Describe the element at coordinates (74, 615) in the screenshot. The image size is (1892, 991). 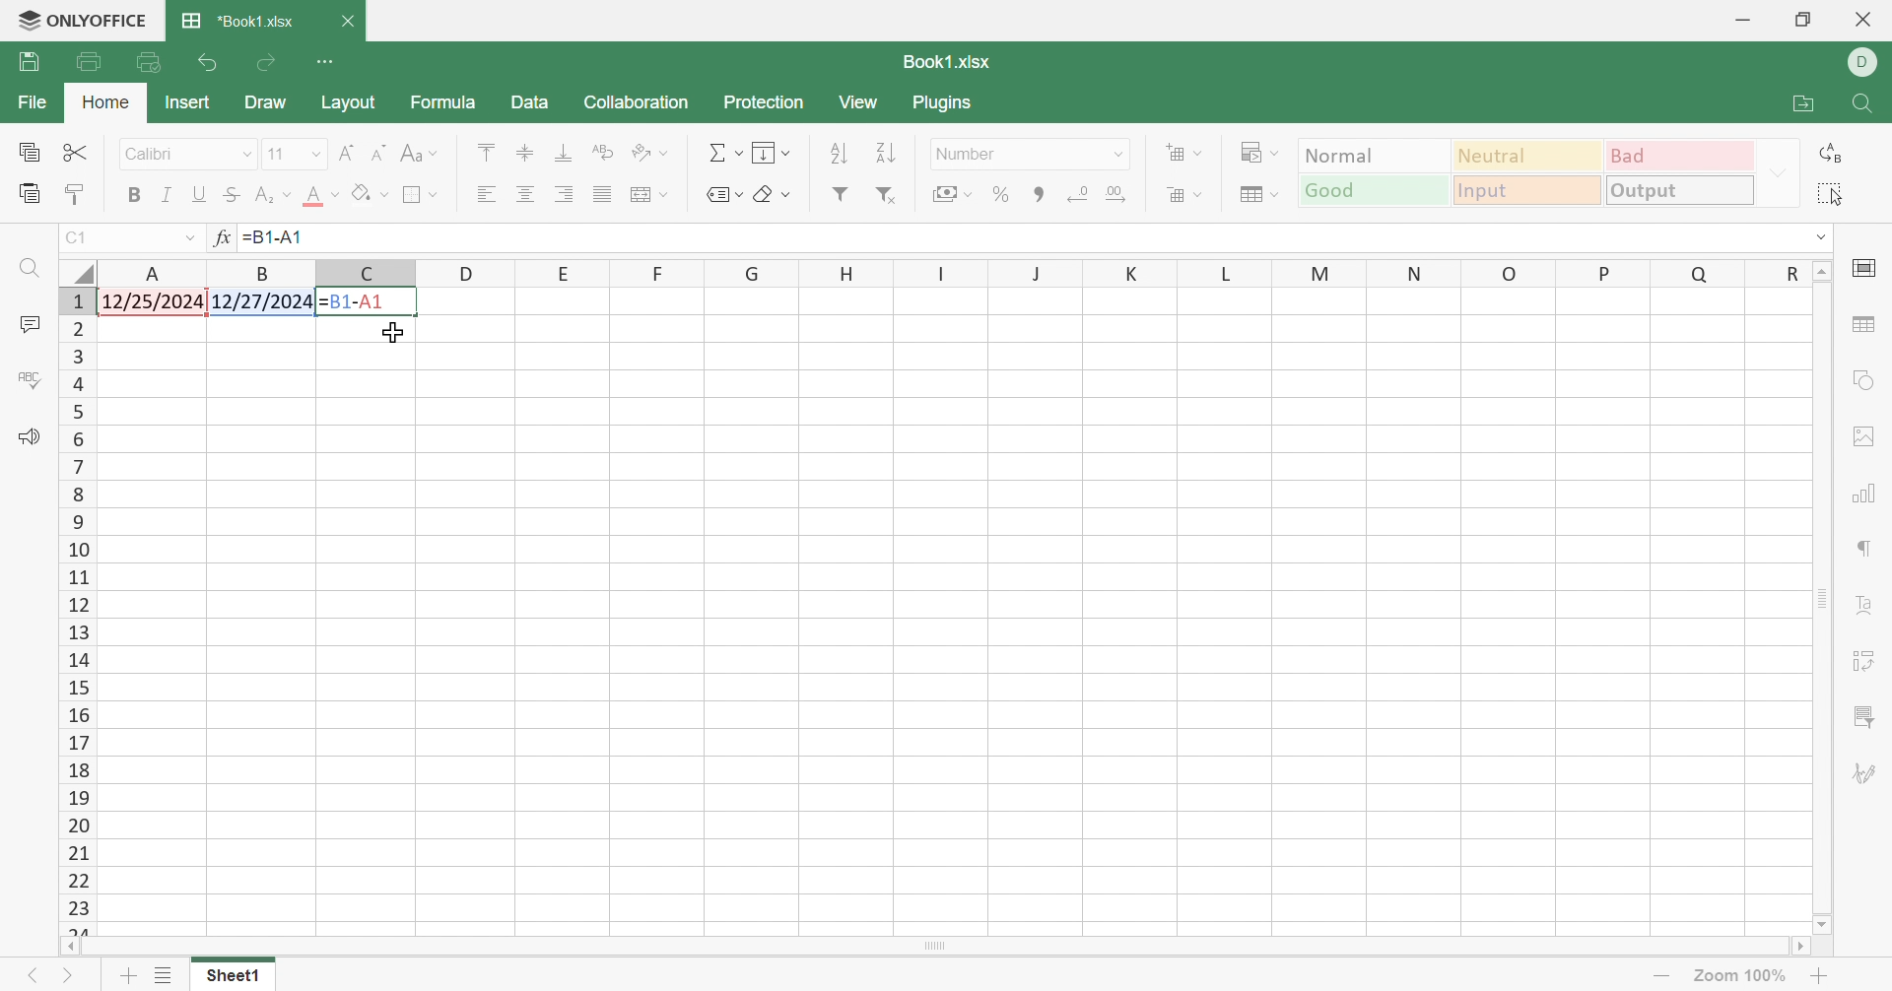
I see `Row Numbers` at that location.